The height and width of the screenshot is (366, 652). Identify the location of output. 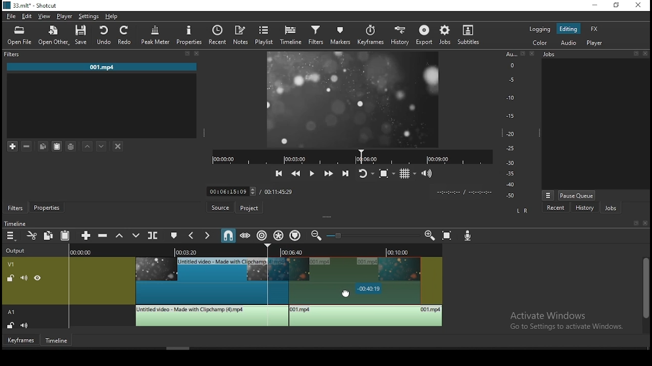
(18, 250).